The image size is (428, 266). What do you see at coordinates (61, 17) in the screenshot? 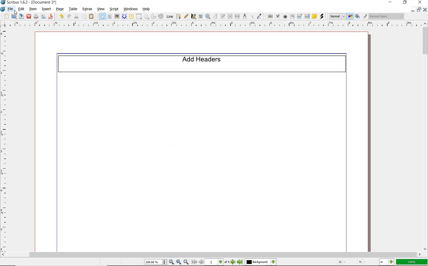
I see `undo` at bounding box center [61, 17].